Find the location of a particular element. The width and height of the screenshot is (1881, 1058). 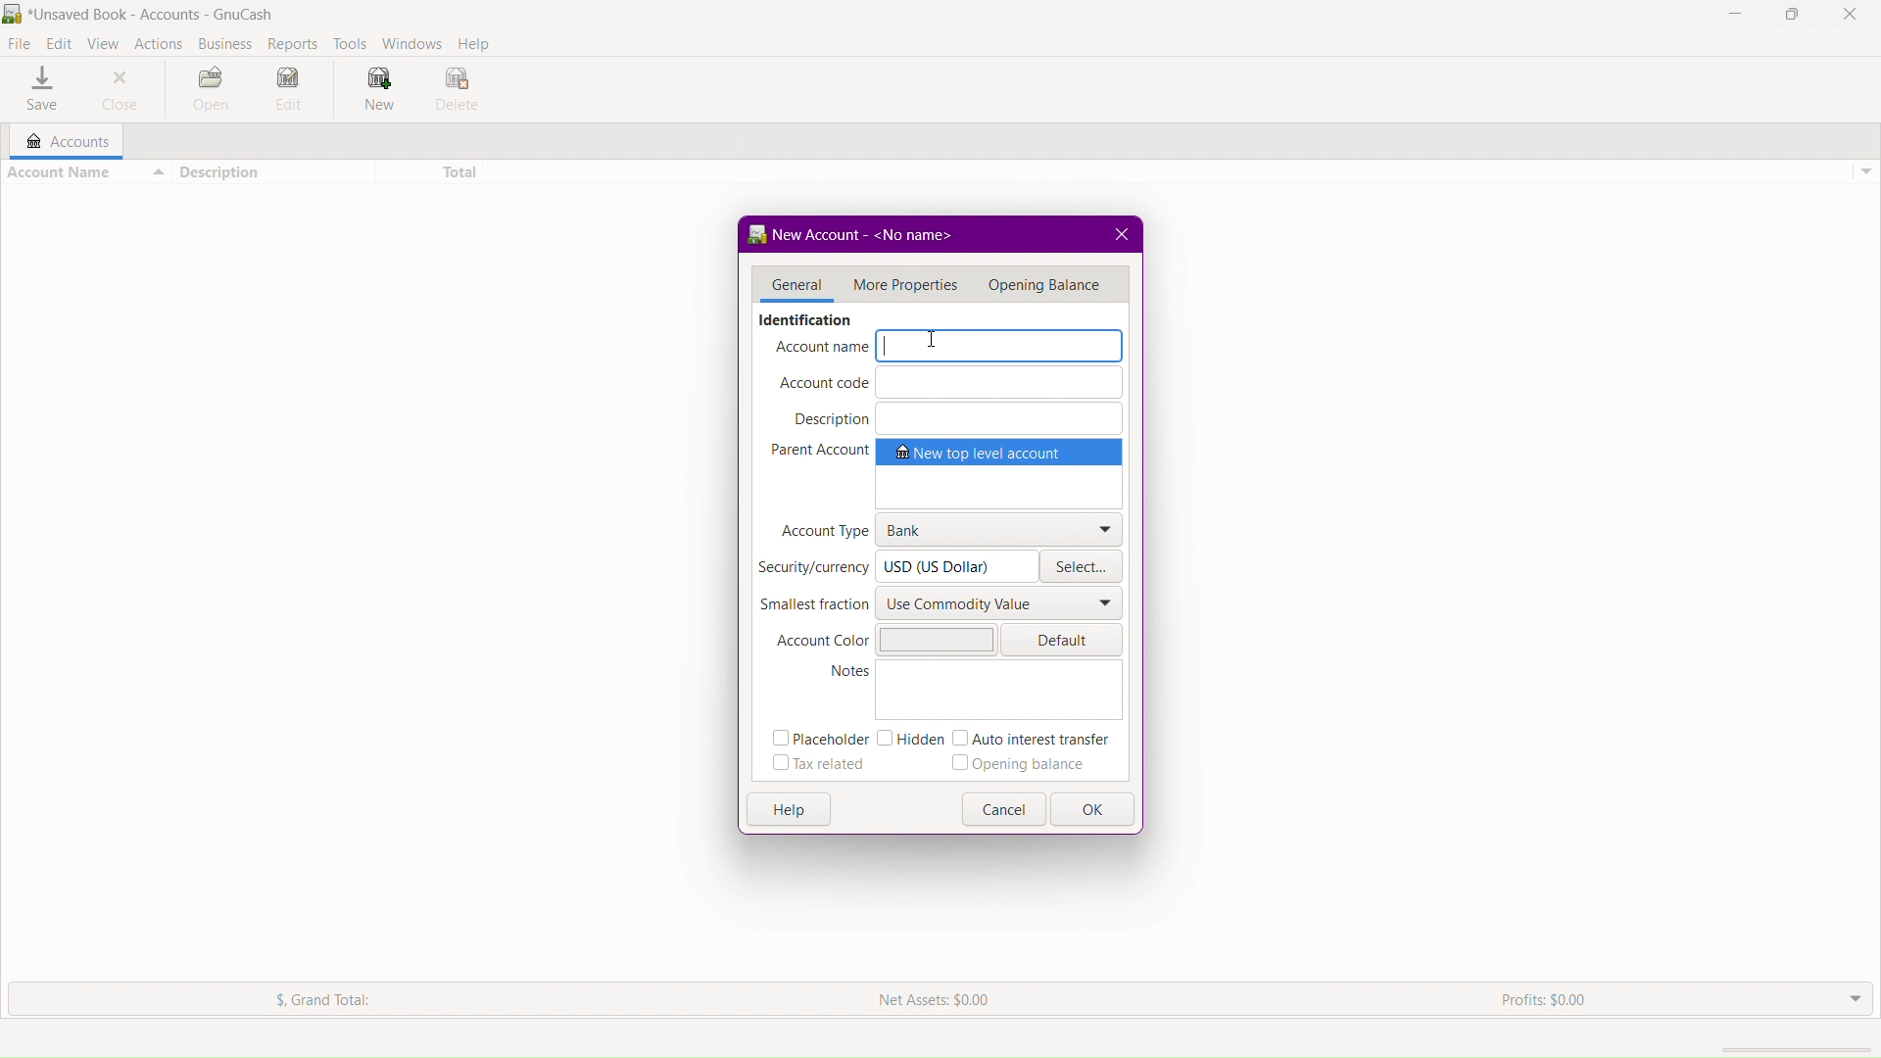

Profits: $0.00 is located at coordinates (1551, 999).